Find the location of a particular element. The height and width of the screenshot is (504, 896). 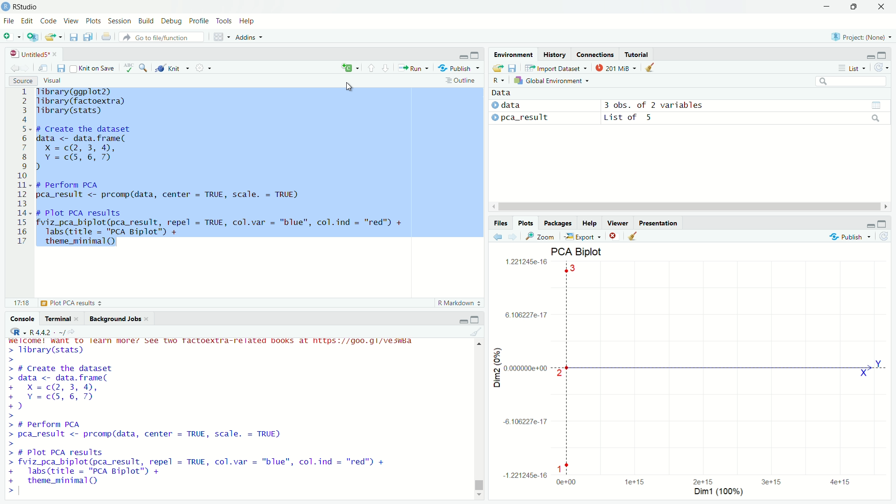

history is located at coordinates (555, 55).